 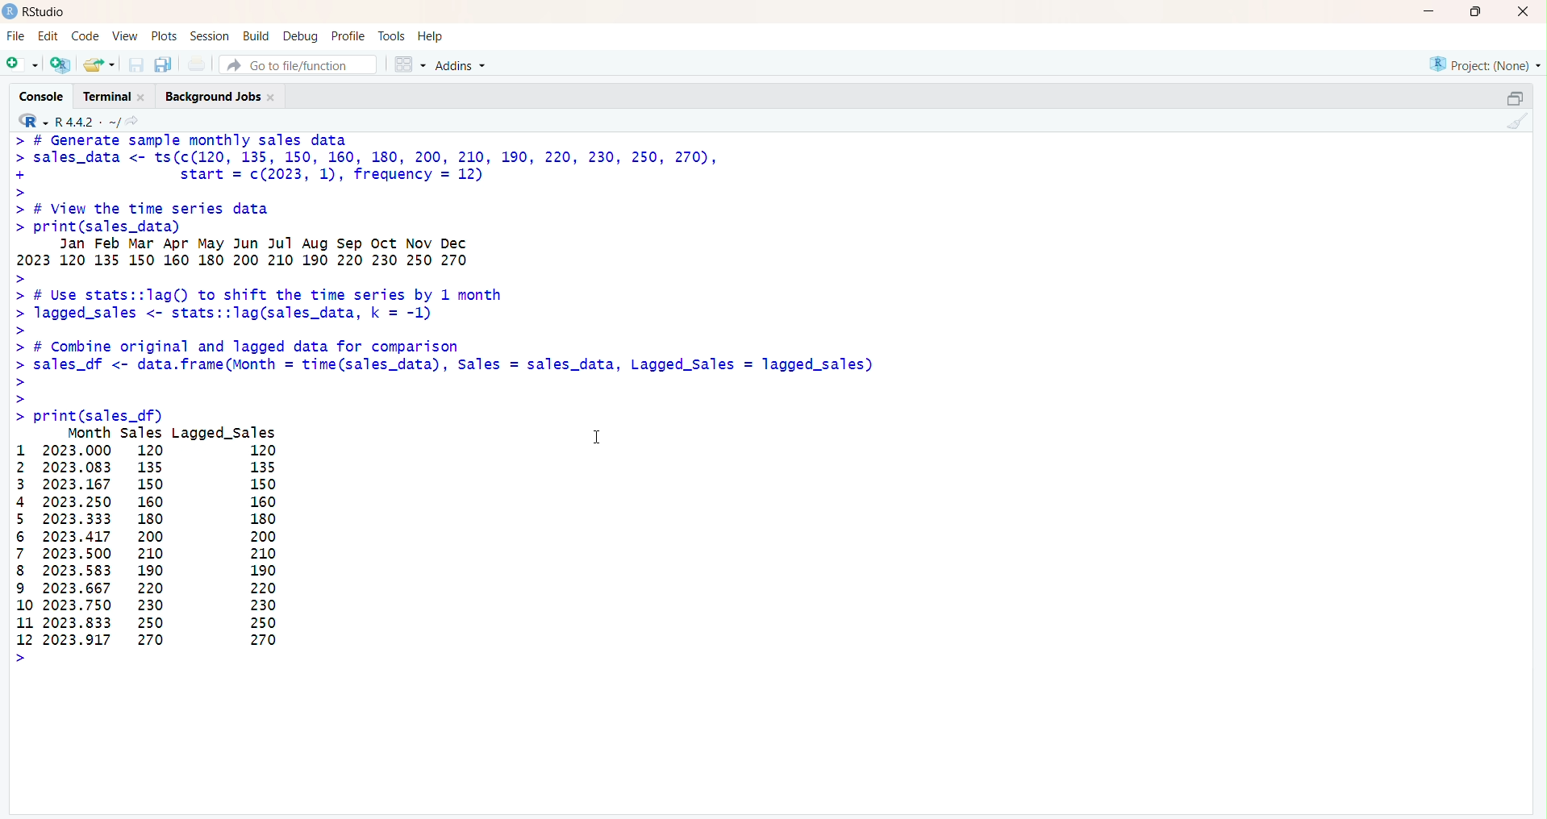 I want to click on workspace panes, so click(x=410, y=64).